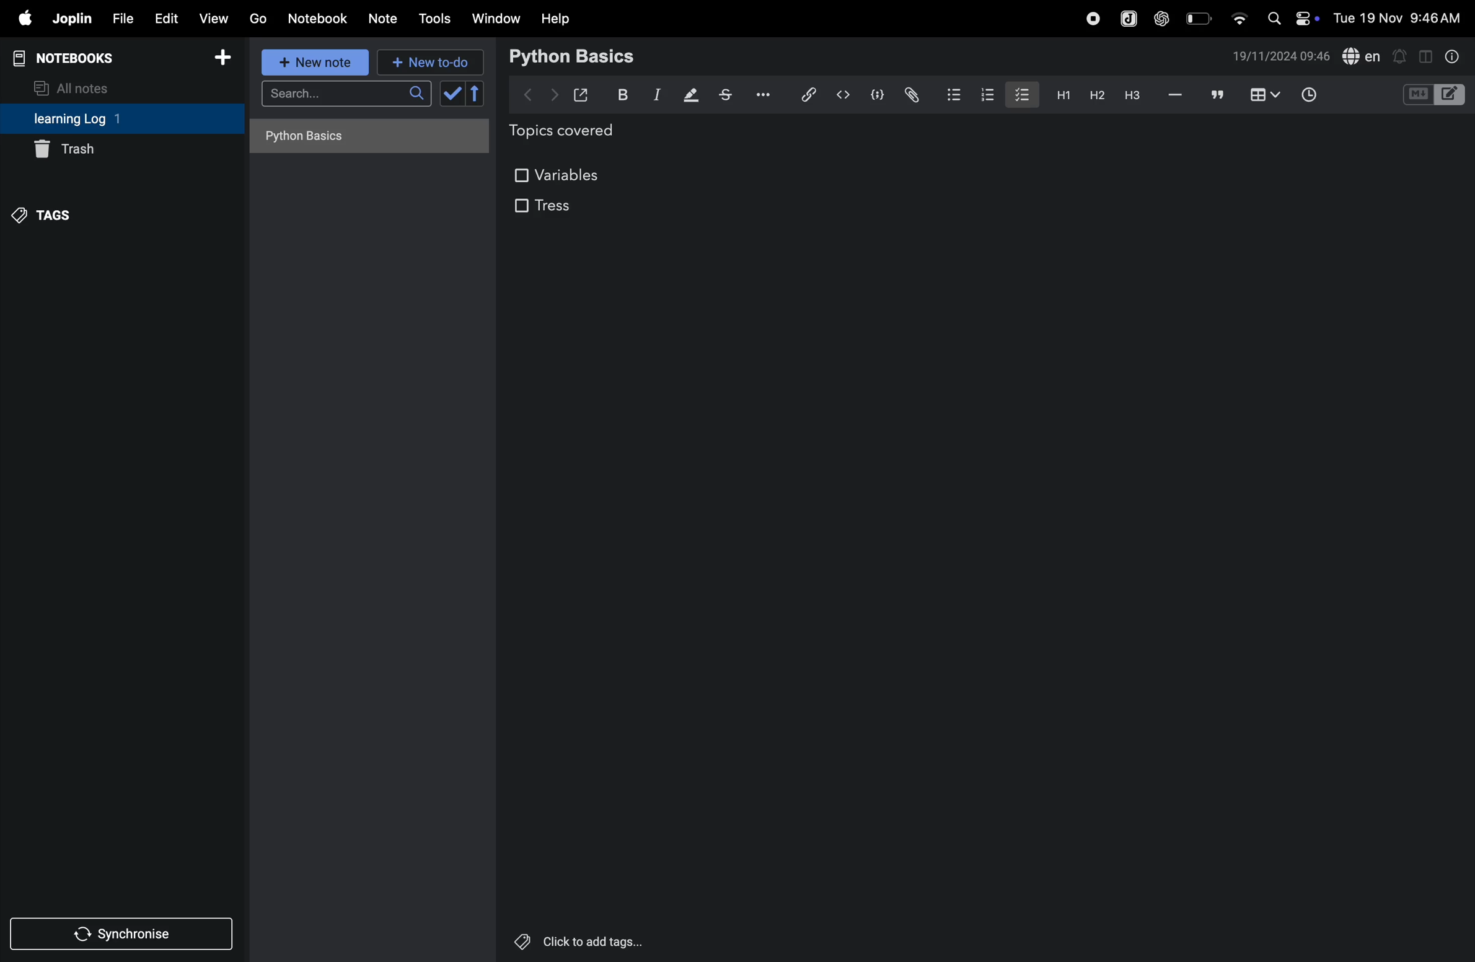 The width and height of the screenshot is (1475, 962). What do you see at coordinates (910, 95) in the screenshot?
I see `attach file` at bounding box center [910, 95].